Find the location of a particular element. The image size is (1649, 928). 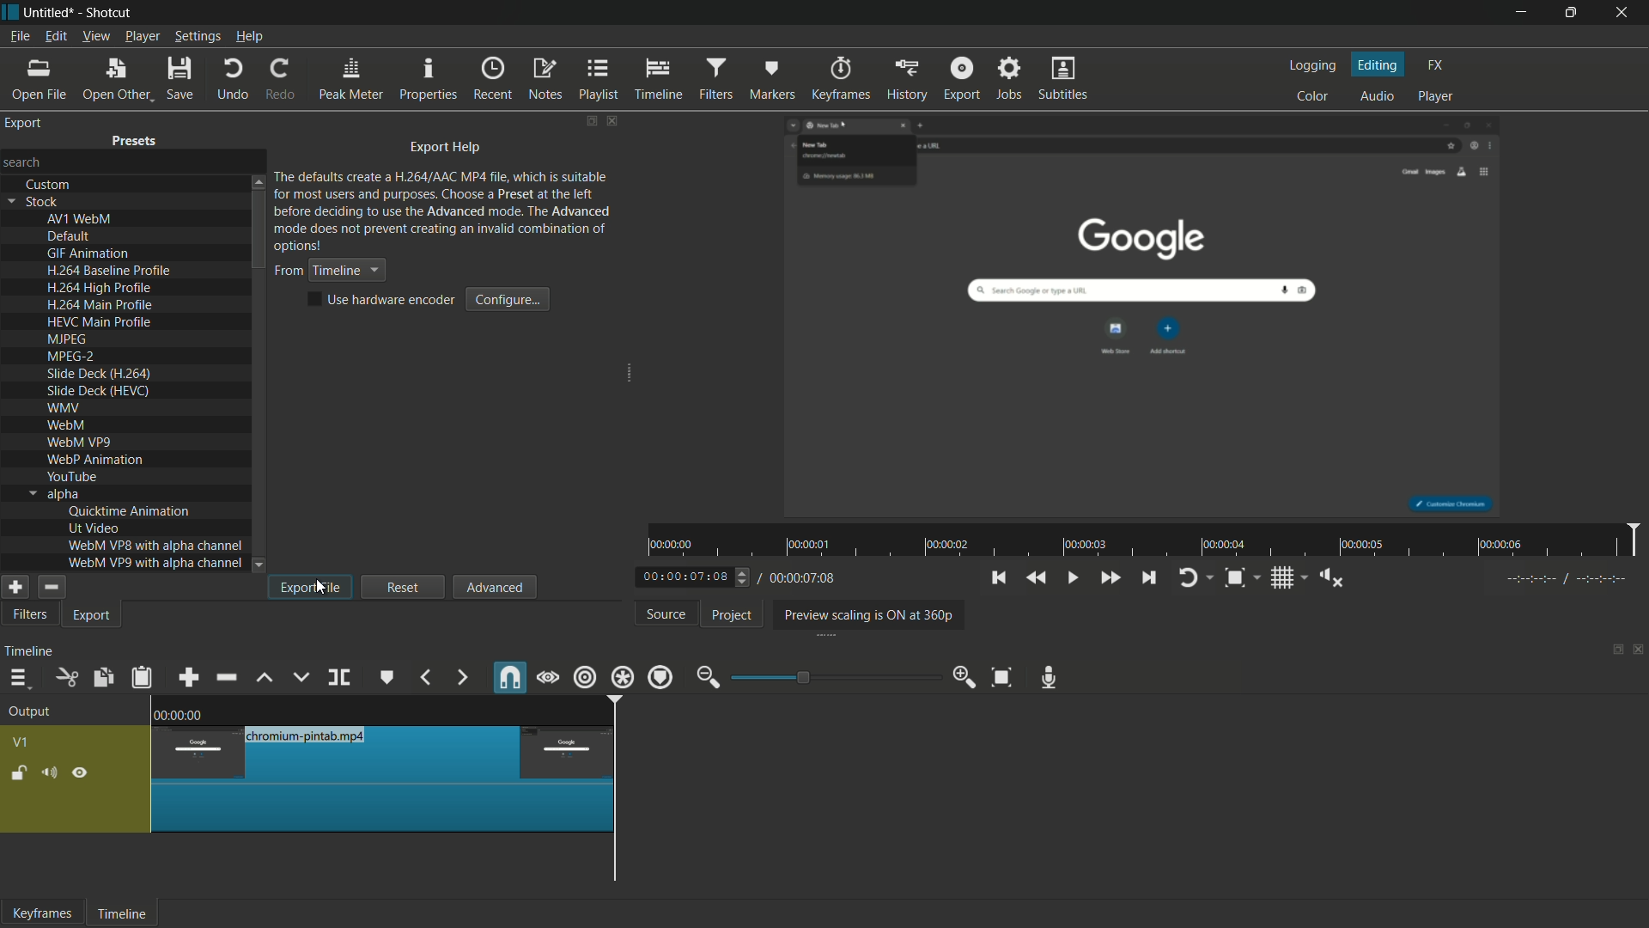

export is located at coordinates (22, 123).